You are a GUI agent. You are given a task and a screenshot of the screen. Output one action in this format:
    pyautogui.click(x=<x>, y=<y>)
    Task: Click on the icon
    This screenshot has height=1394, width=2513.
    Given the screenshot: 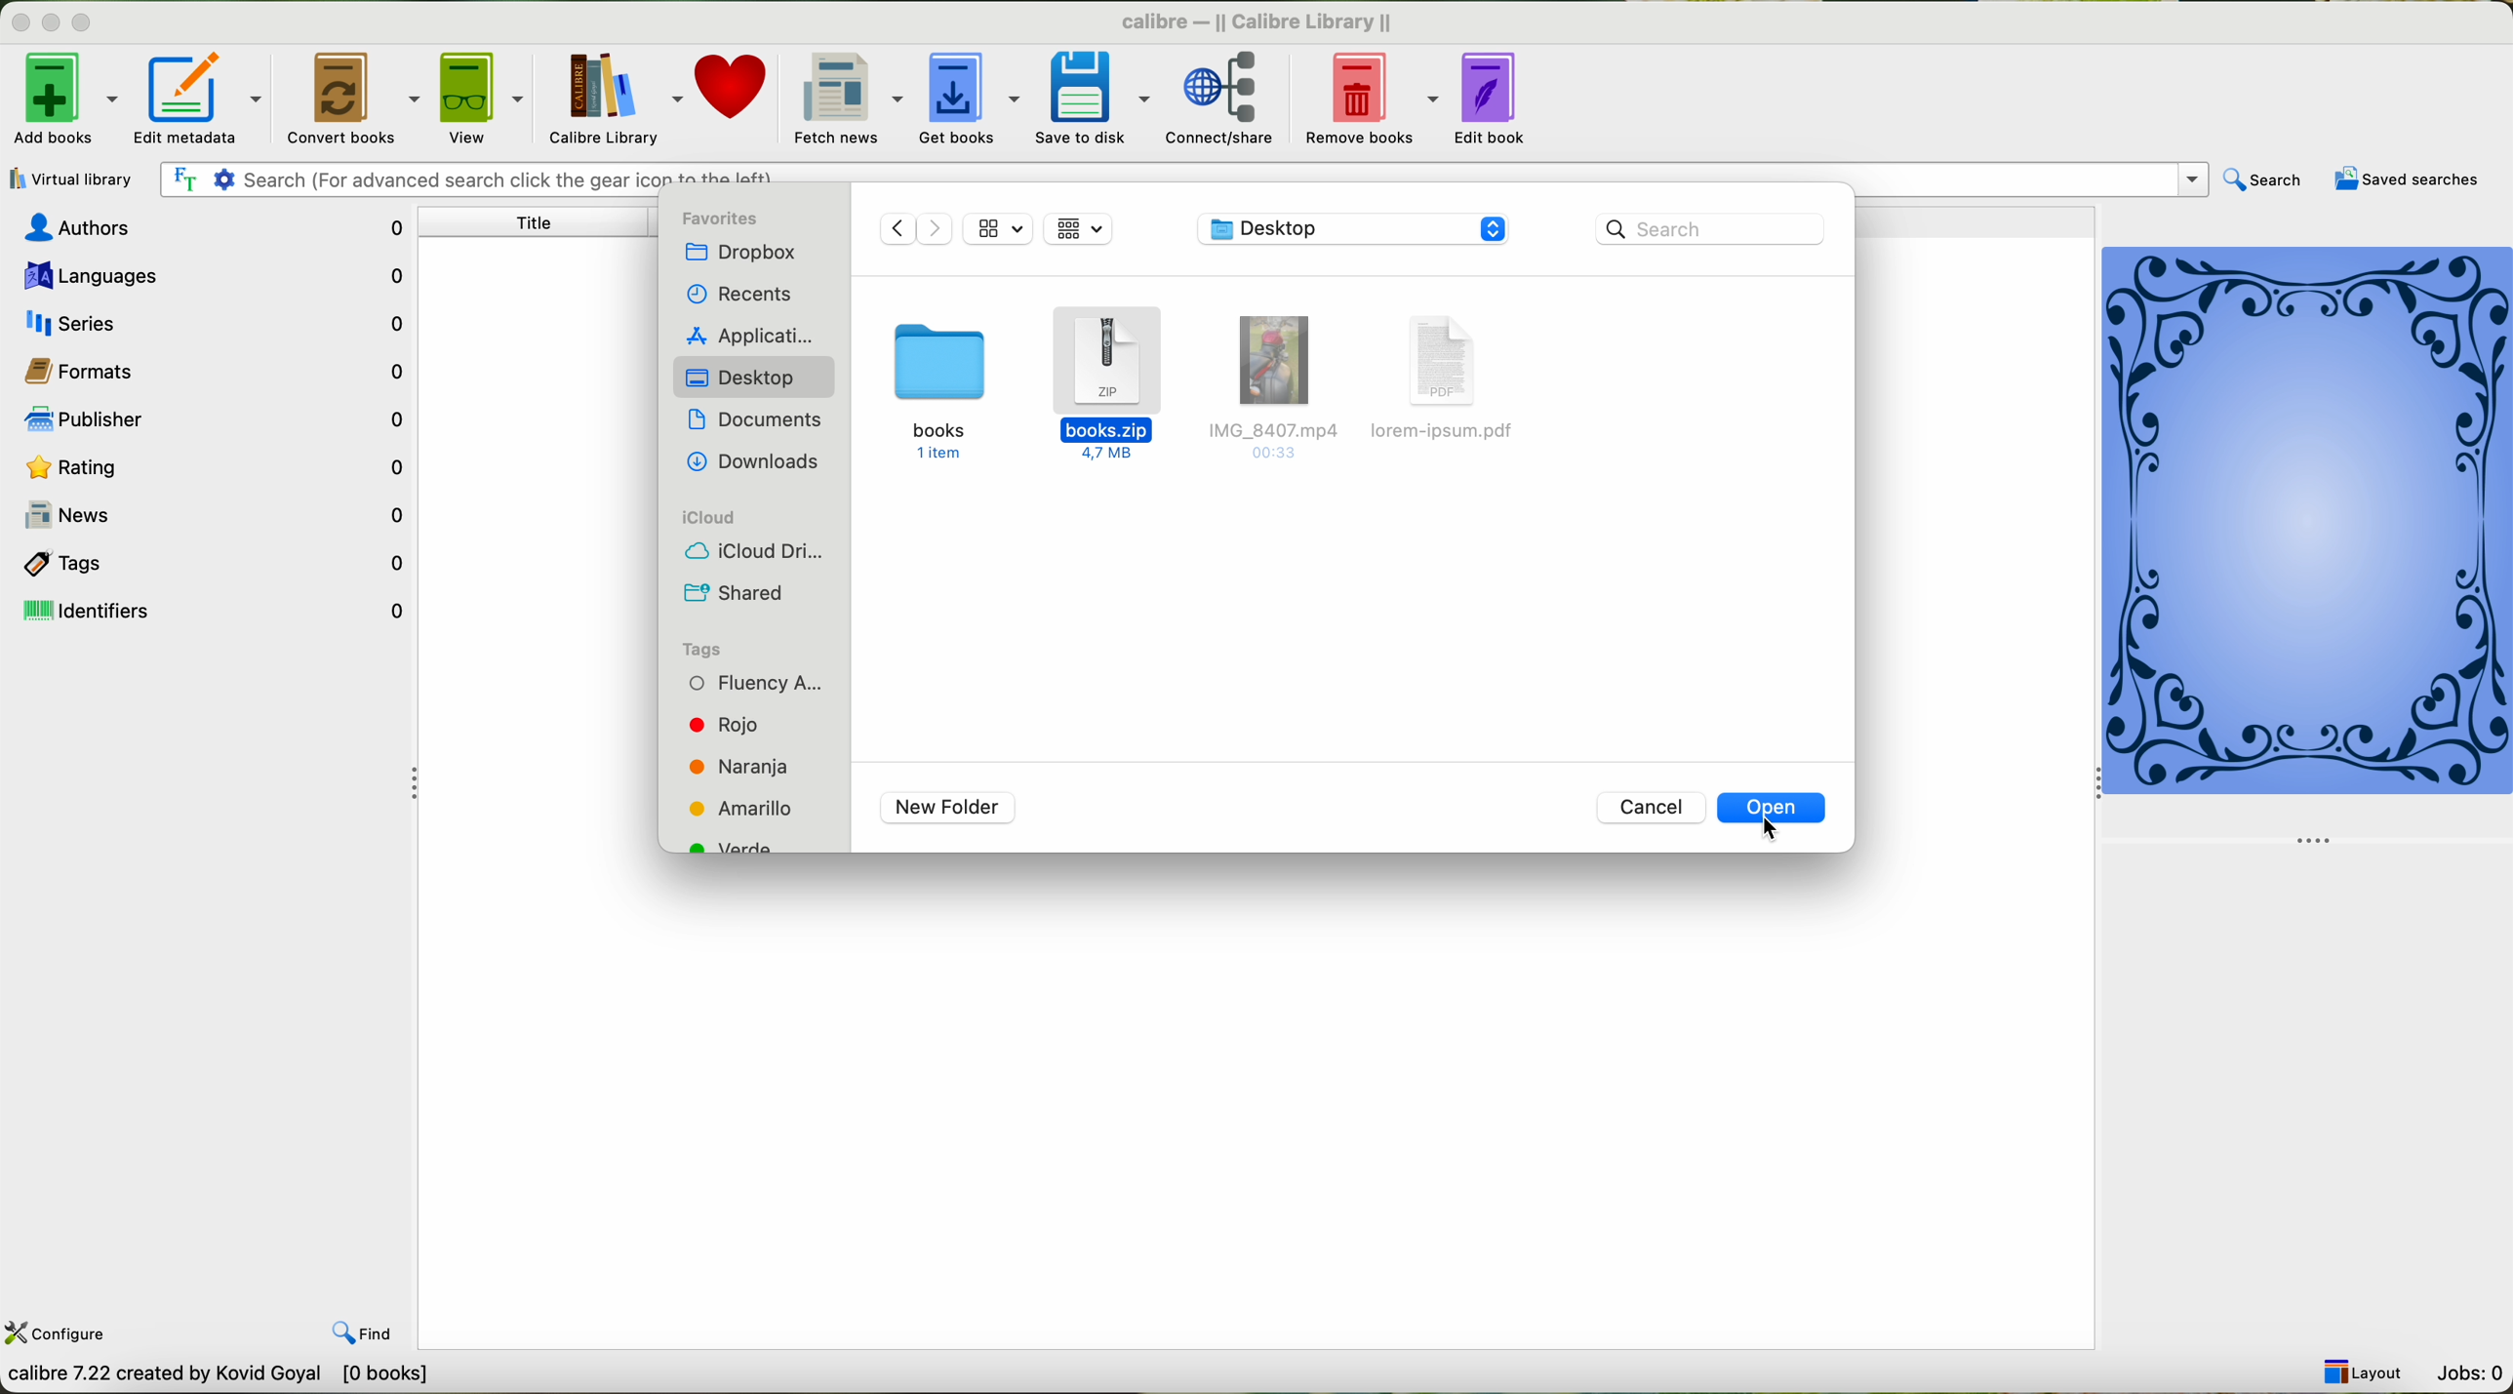 What is the action you would take?
    pyautogui.click(x=999, y=231)
    